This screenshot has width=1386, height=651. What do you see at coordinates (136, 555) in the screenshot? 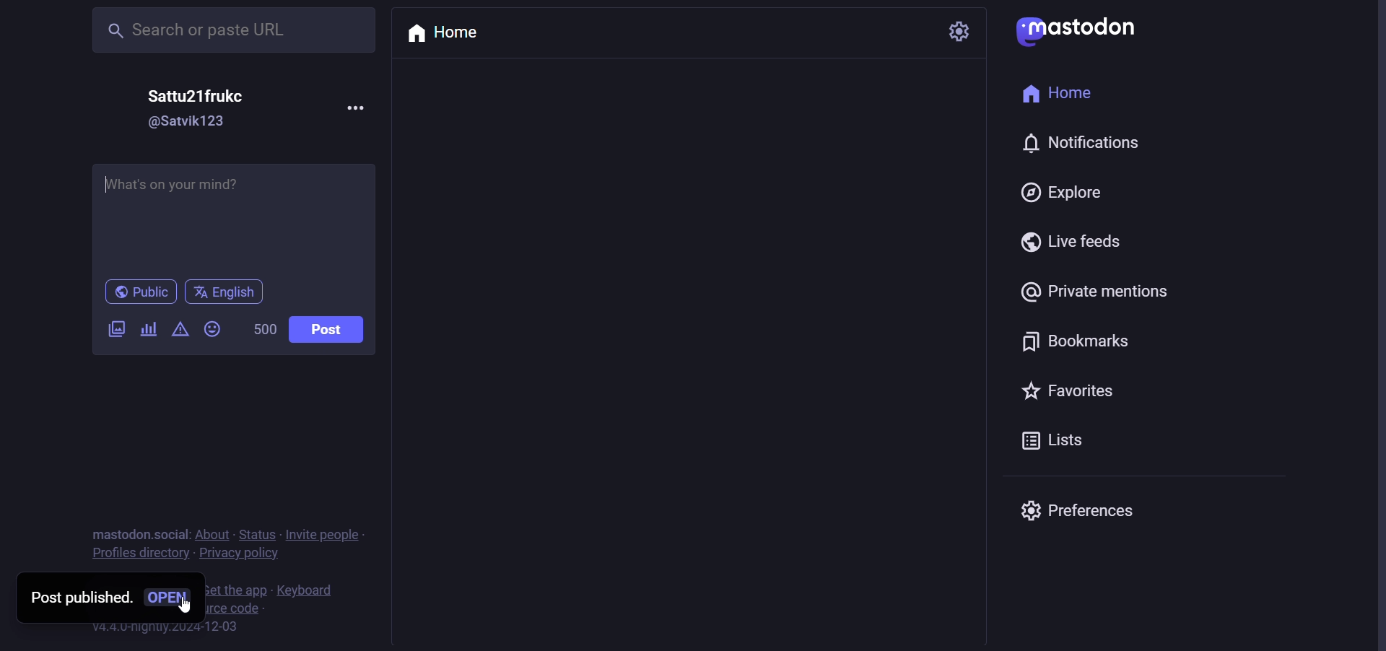
I see `profiles` at bounding box center [136, 555].